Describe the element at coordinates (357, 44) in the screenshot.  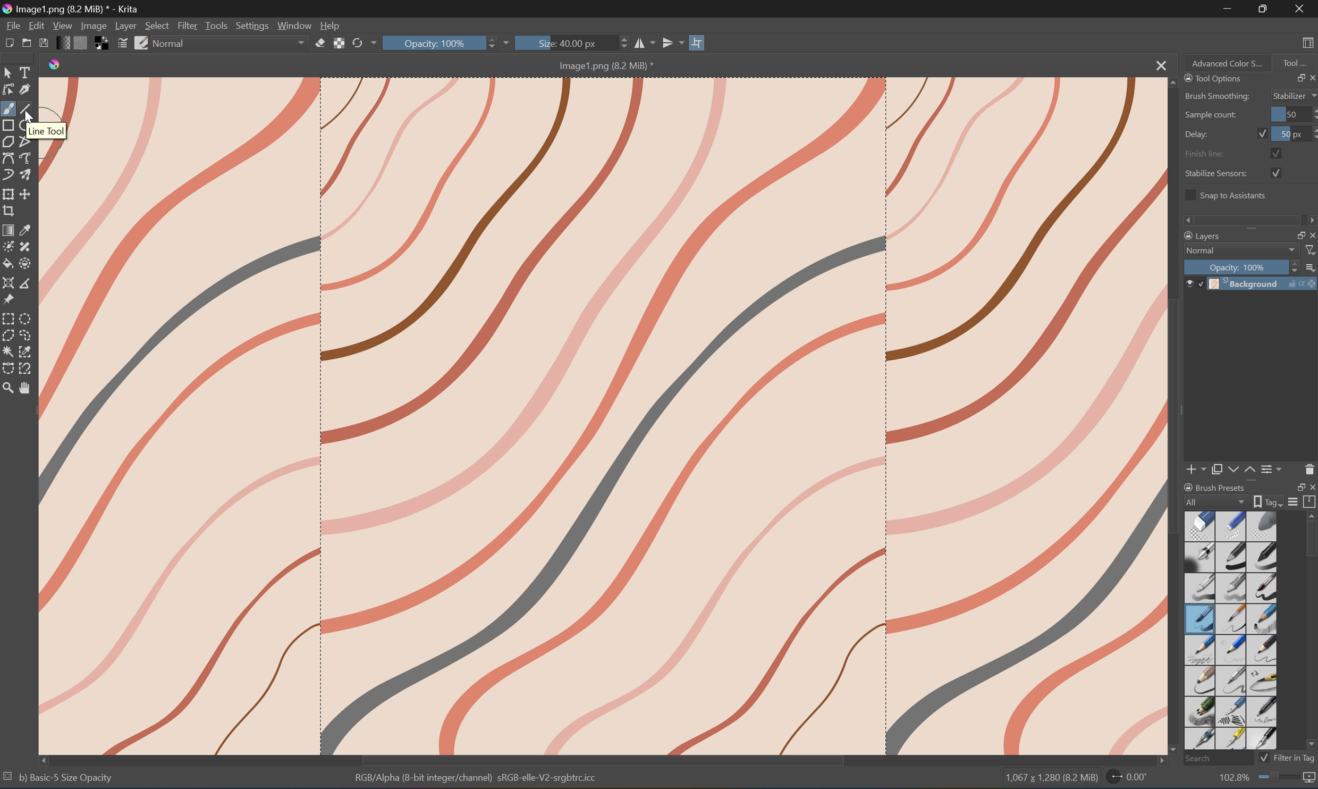
I see `Reload original preset` at that location.